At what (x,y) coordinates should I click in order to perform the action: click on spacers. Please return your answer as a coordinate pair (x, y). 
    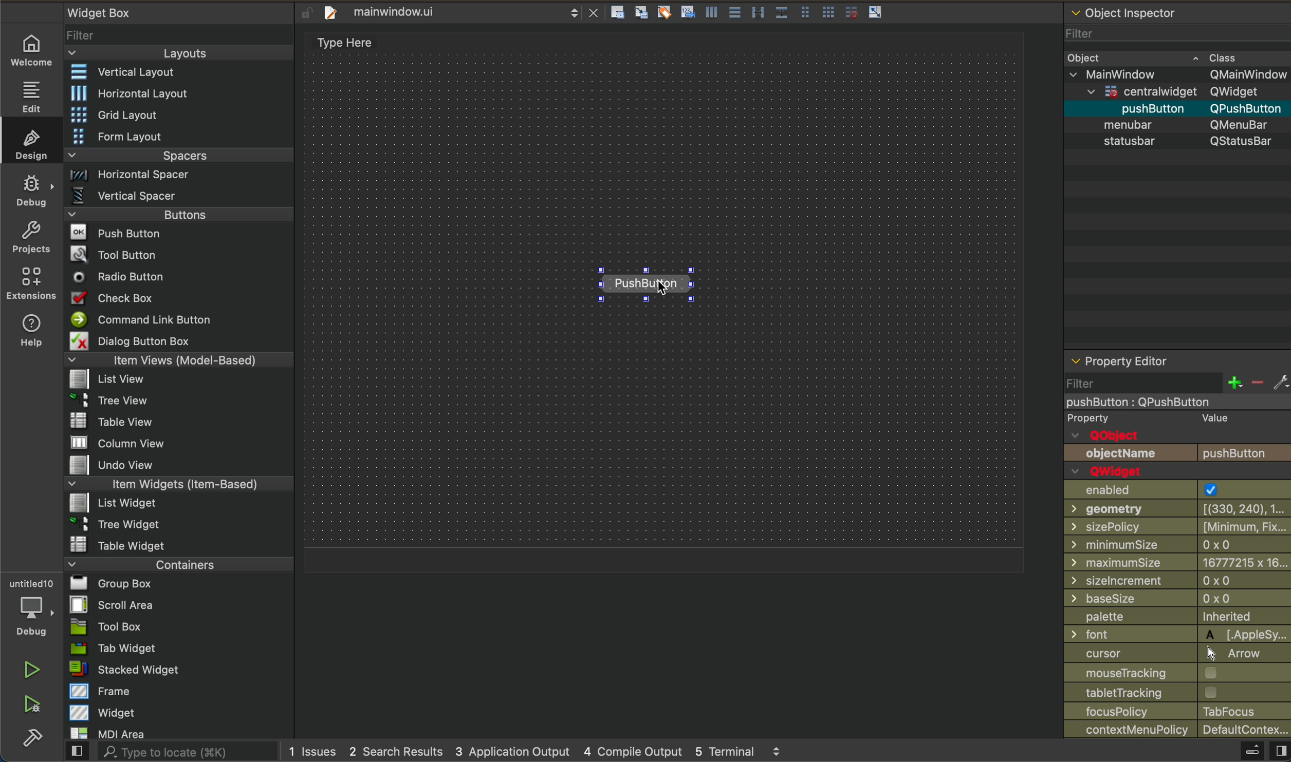
    Looking at the image, I should click on (176, 154).